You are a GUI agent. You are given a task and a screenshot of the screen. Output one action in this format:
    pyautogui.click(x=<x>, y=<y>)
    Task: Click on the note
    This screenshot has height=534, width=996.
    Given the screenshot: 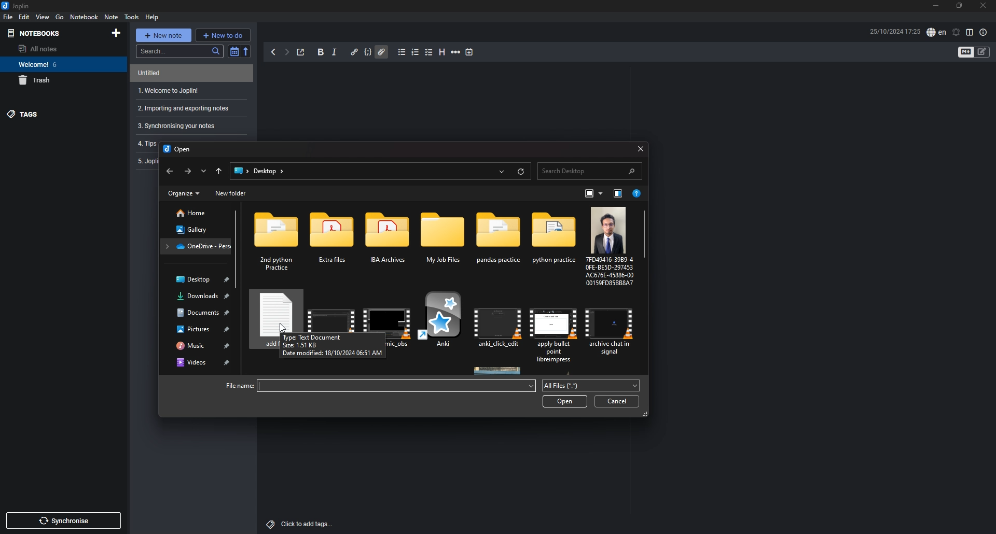 What is the action you would take?
    pyautogui.click(x=187, y=73)
    